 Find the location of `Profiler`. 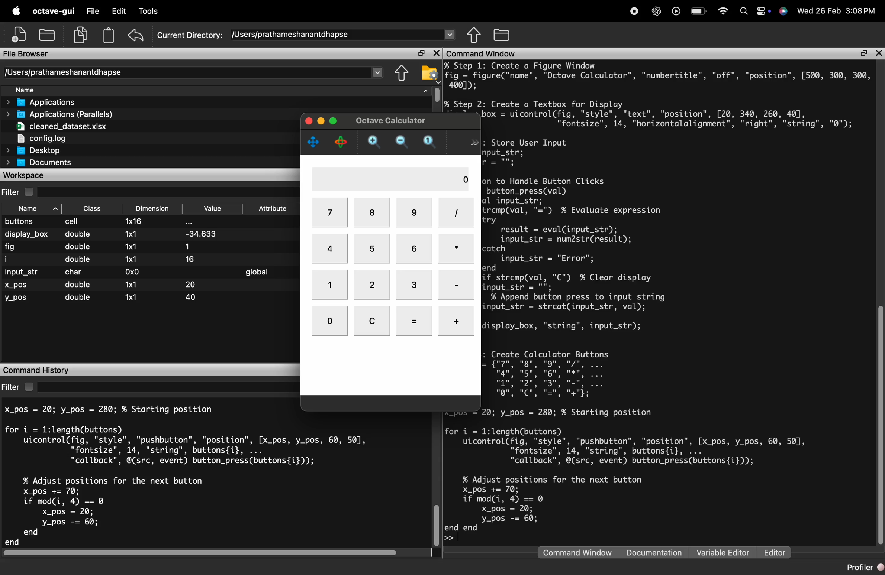

Profiler is located at coordinates (863, 566).